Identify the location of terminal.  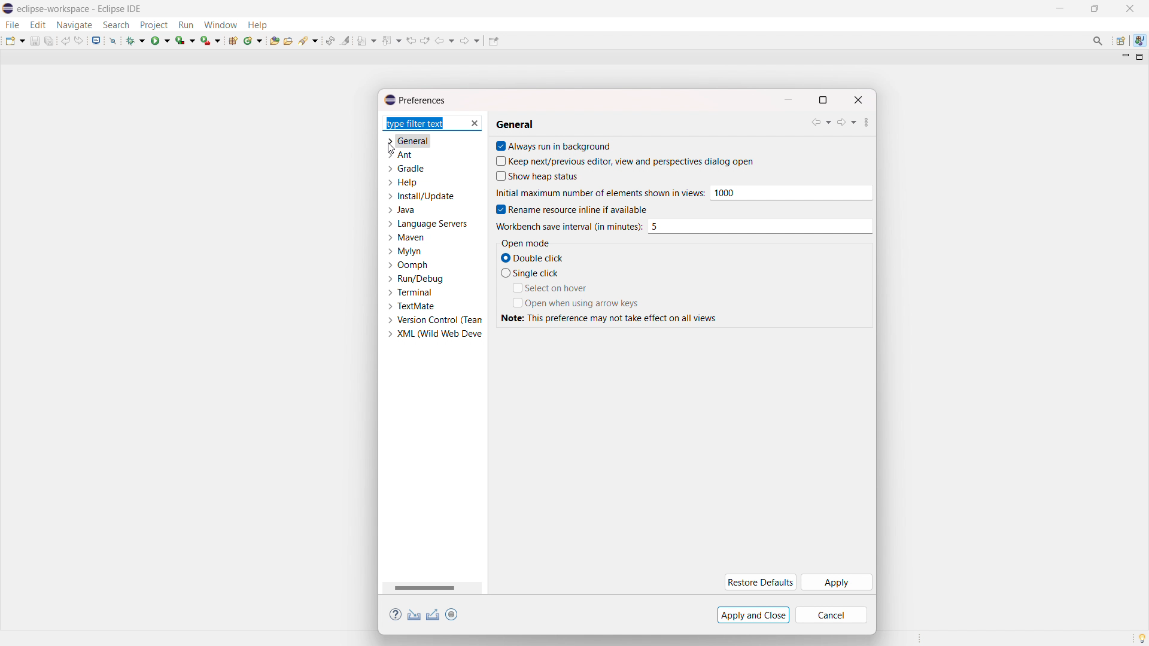
(410, 292).